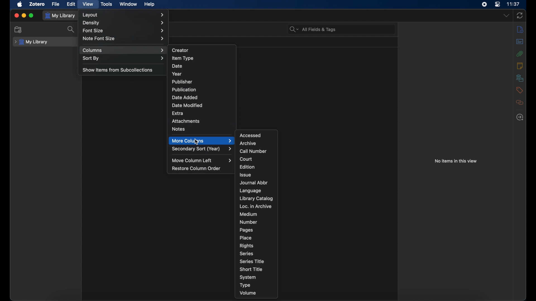 This screenshot has height=301, width=536. What do you see at coordinates (246, 159) in the screenshot?
I see `court` at bounding box center [246, 159].